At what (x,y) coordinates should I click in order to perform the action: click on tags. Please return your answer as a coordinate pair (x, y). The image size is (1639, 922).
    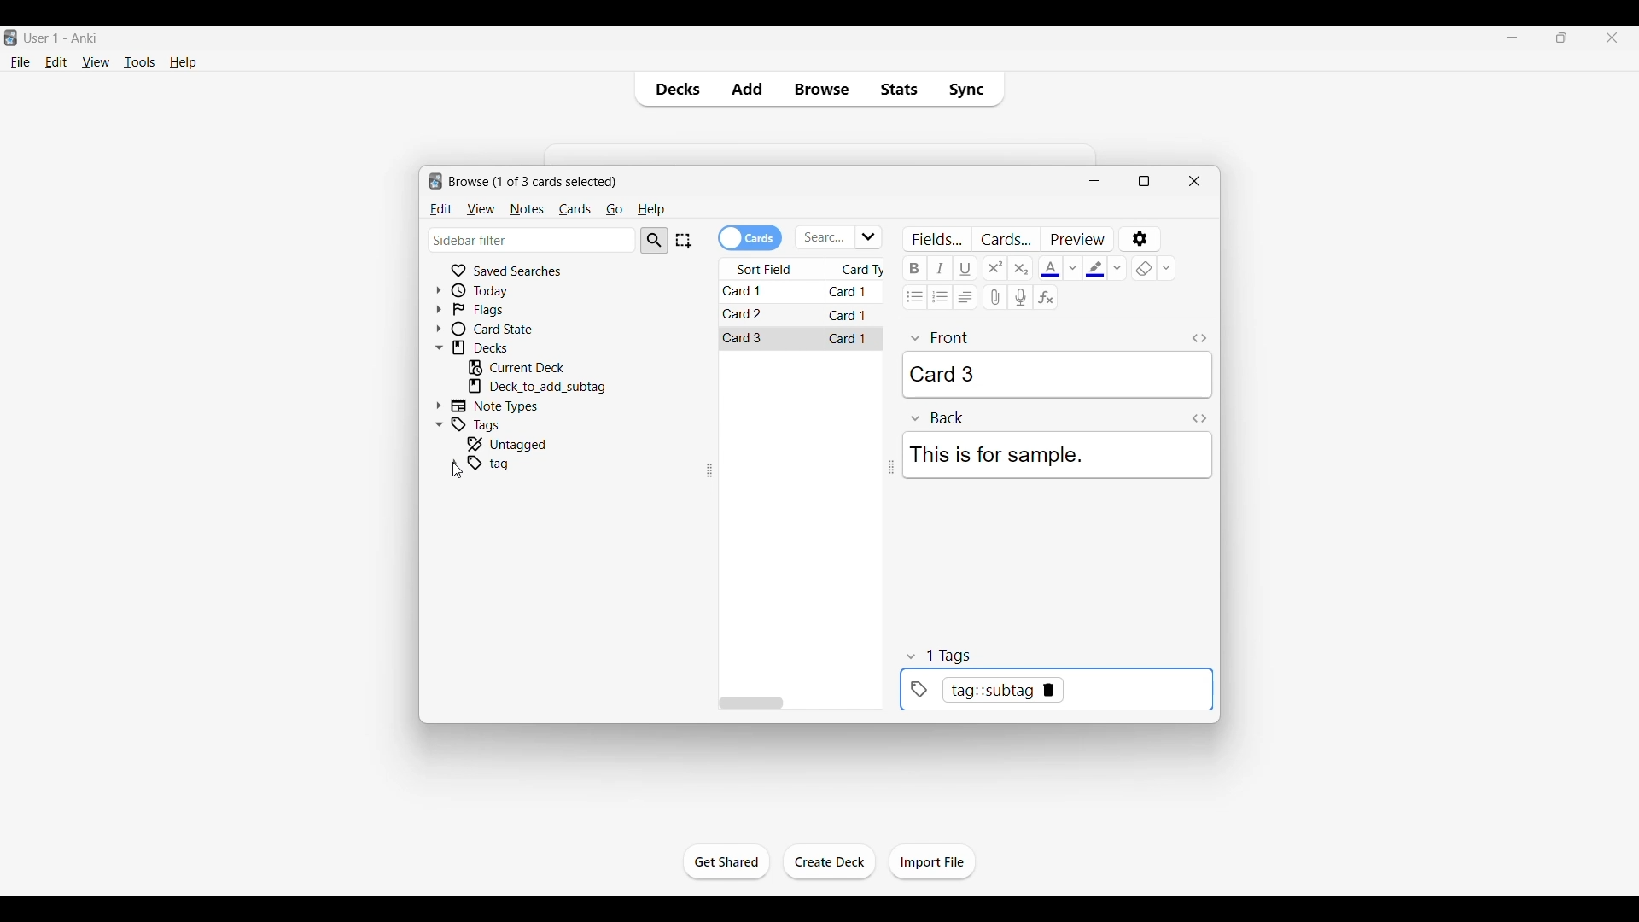
    Looking at the image, I should click on (945, 655).